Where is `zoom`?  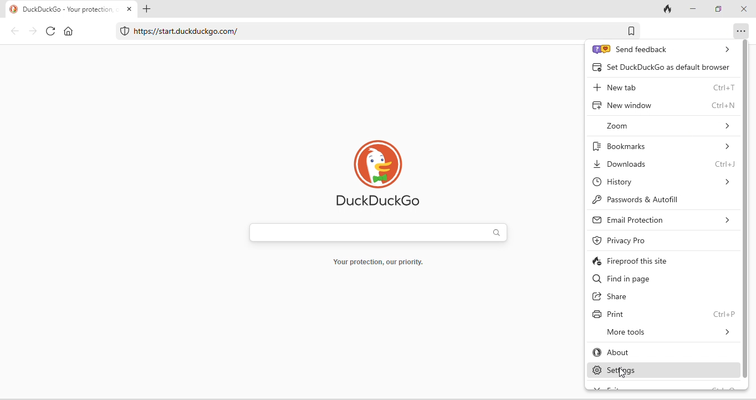
zoom is located at coordinates (664, 126).